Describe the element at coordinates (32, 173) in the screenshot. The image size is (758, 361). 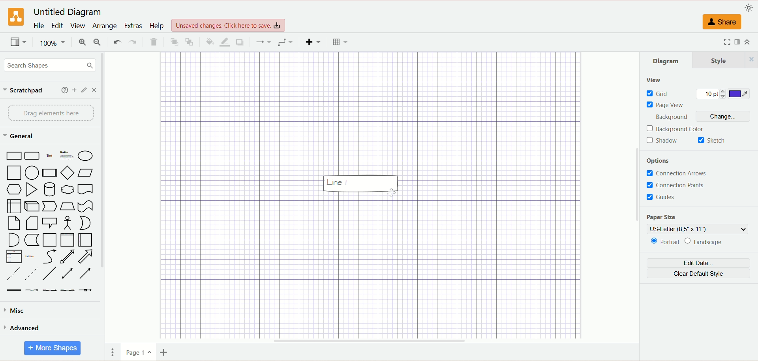
I see `Circle` at that location.